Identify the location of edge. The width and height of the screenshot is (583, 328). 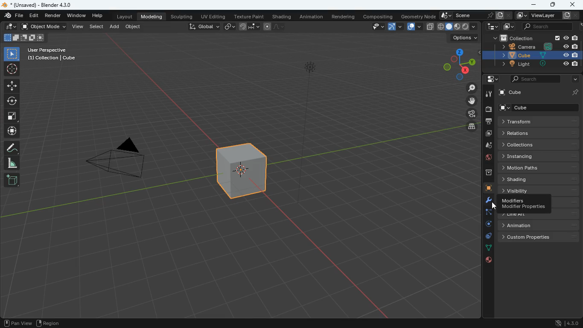
(486, 213).